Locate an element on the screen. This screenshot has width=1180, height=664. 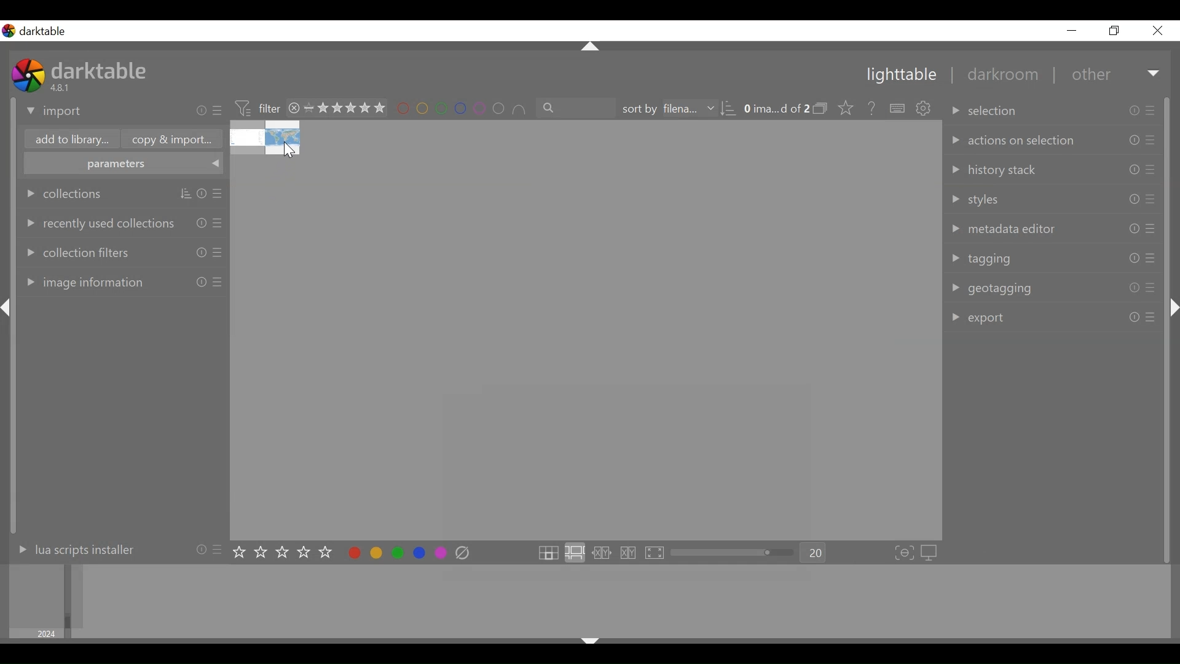
collection filters is located at coordinates (96, 253).